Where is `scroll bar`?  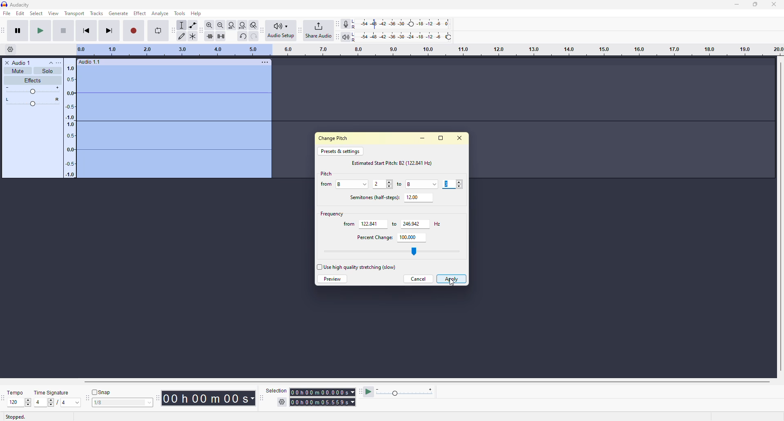 scroll bar is located at coordinates (417, 381).